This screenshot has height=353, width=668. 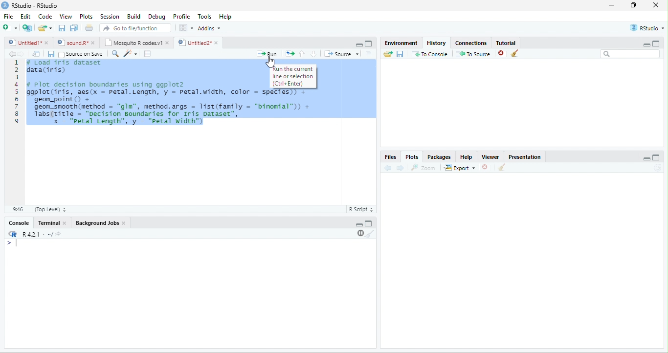 I want to click on new file, so click(x=10, y=27).